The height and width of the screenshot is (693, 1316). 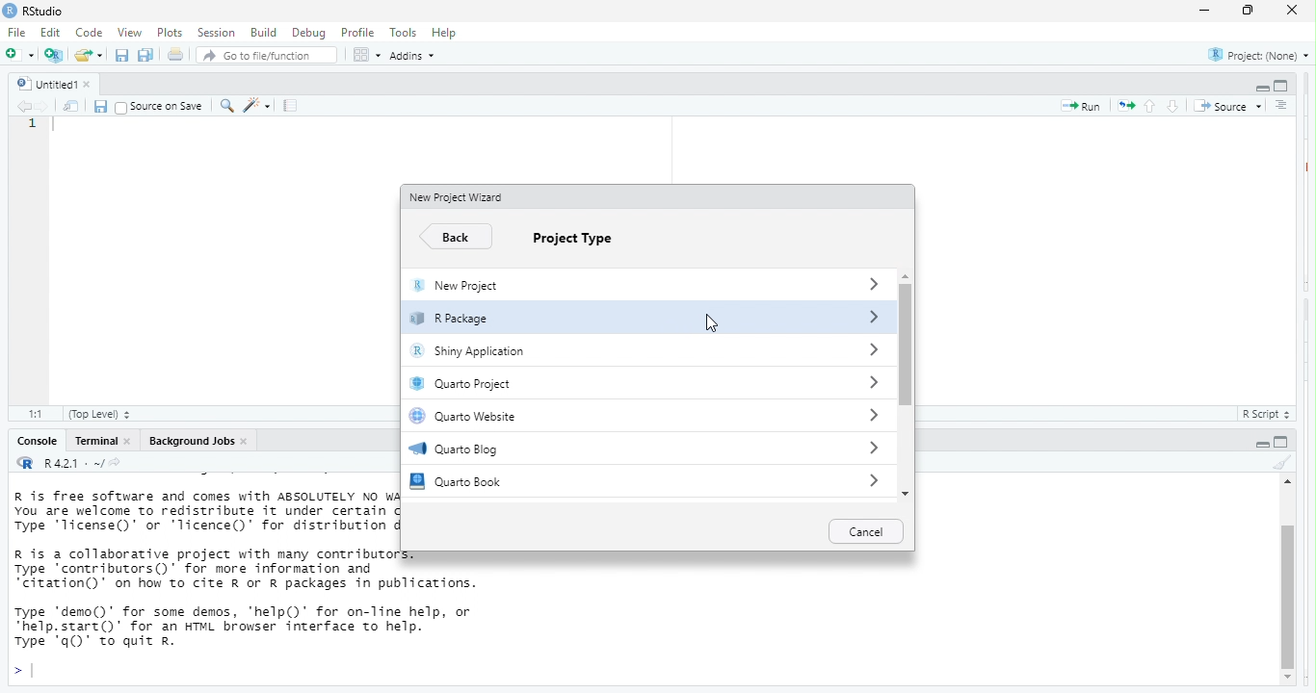 What do you see at coordinates (43, 82) in the screenshot?
I see ` Untitled1` at bounding box center [43, 82].